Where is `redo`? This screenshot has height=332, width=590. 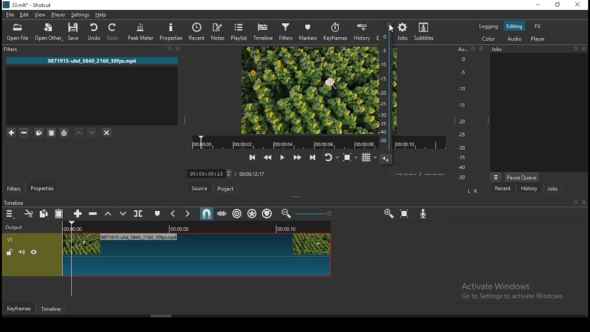
redo is located at coordinates (114, 32).